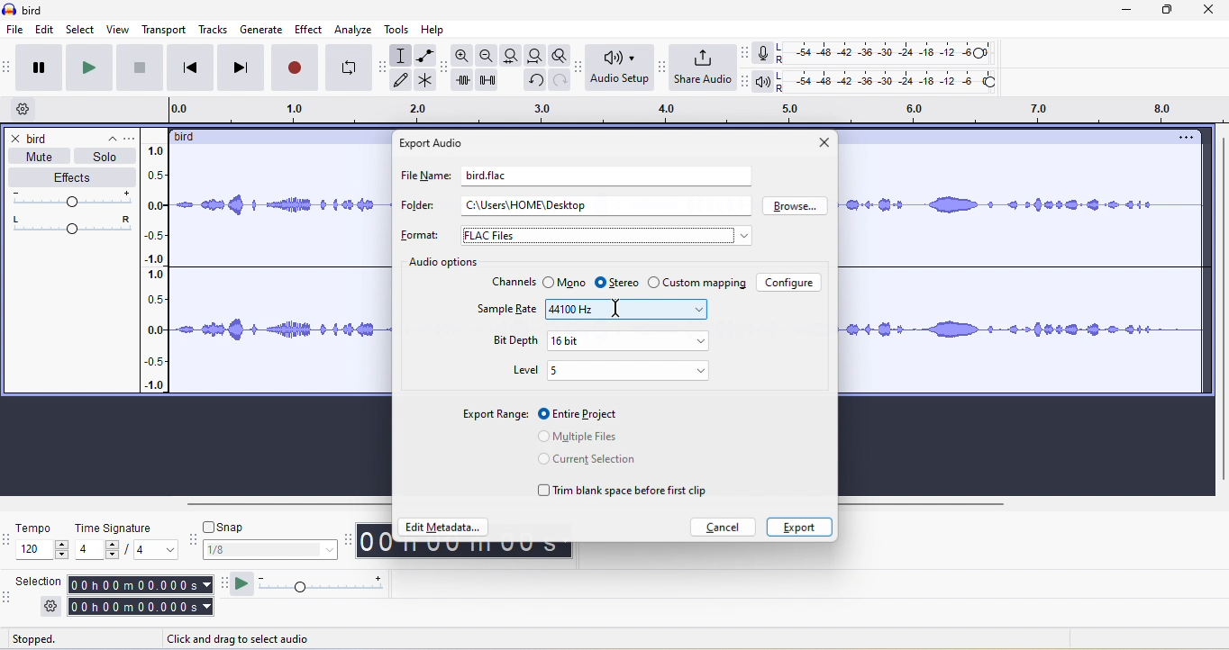  I want to click on vertical scroll bar, so click(1218, 310).